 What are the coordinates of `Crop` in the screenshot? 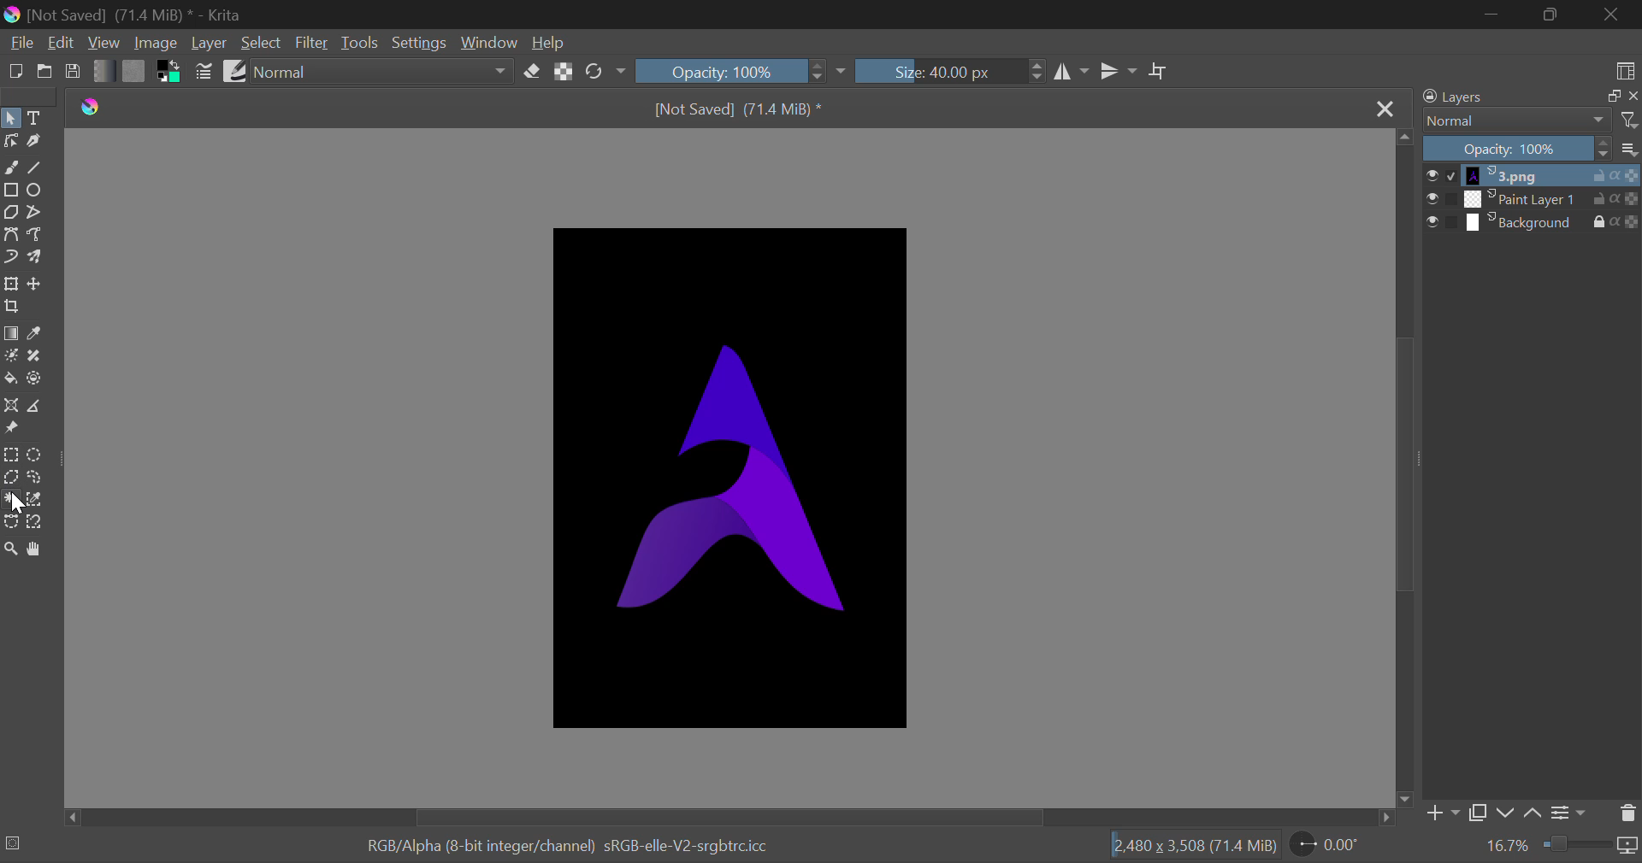 It's located at (14, 307).